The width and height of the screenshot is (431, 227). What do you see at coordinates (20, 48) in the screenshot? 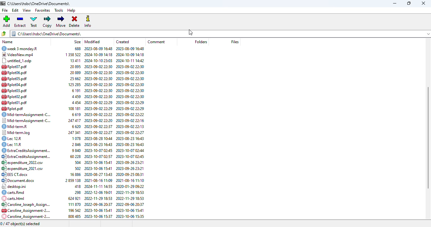
I see `wEEK 3 monday.r` at bounding box center [20, 48].